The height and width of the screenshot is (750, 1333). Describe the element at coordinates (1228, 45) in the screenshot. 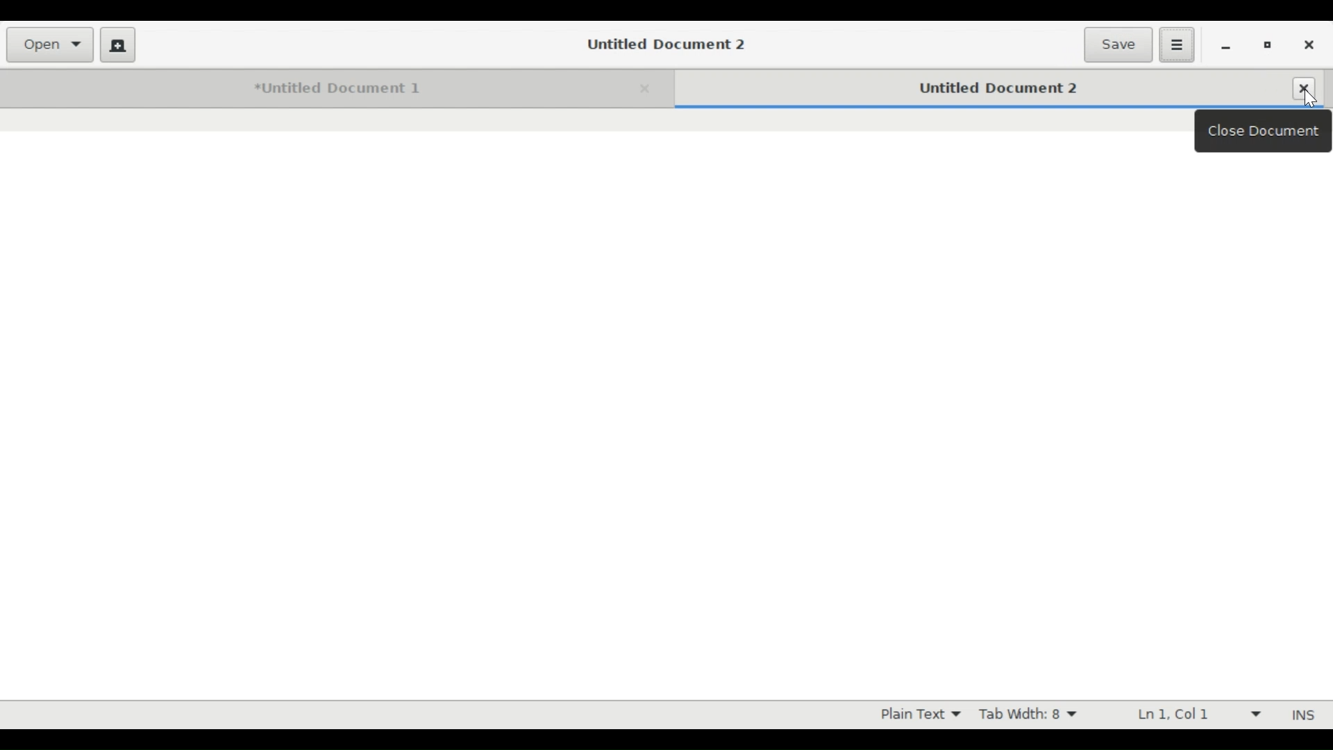

I see `minimize` at that location.